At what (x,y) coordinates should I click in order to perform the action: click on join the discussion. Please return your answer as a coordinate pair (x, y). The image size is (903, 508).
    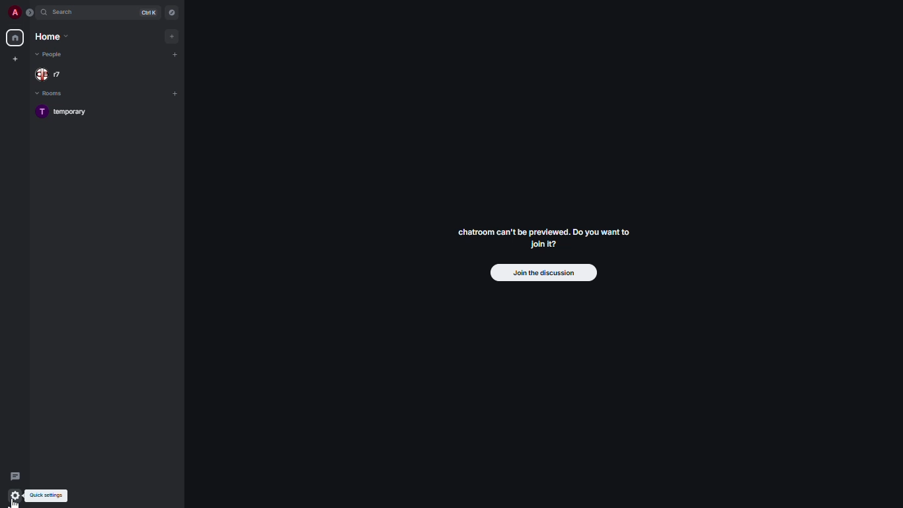
    Looking at the image, I should click on (544, 274).